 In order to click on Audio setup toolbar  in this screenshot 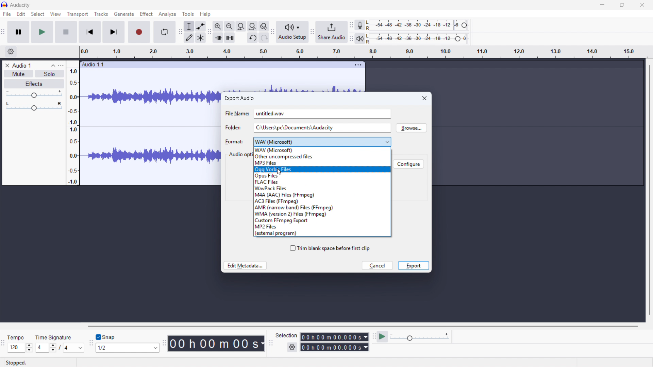, I will do `click(272, 33)`.